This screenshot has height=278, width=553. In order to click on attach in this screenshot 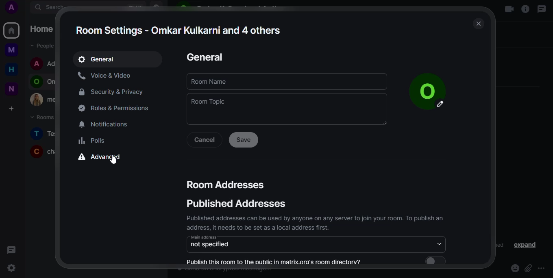, I will do `click(528, 268)`.